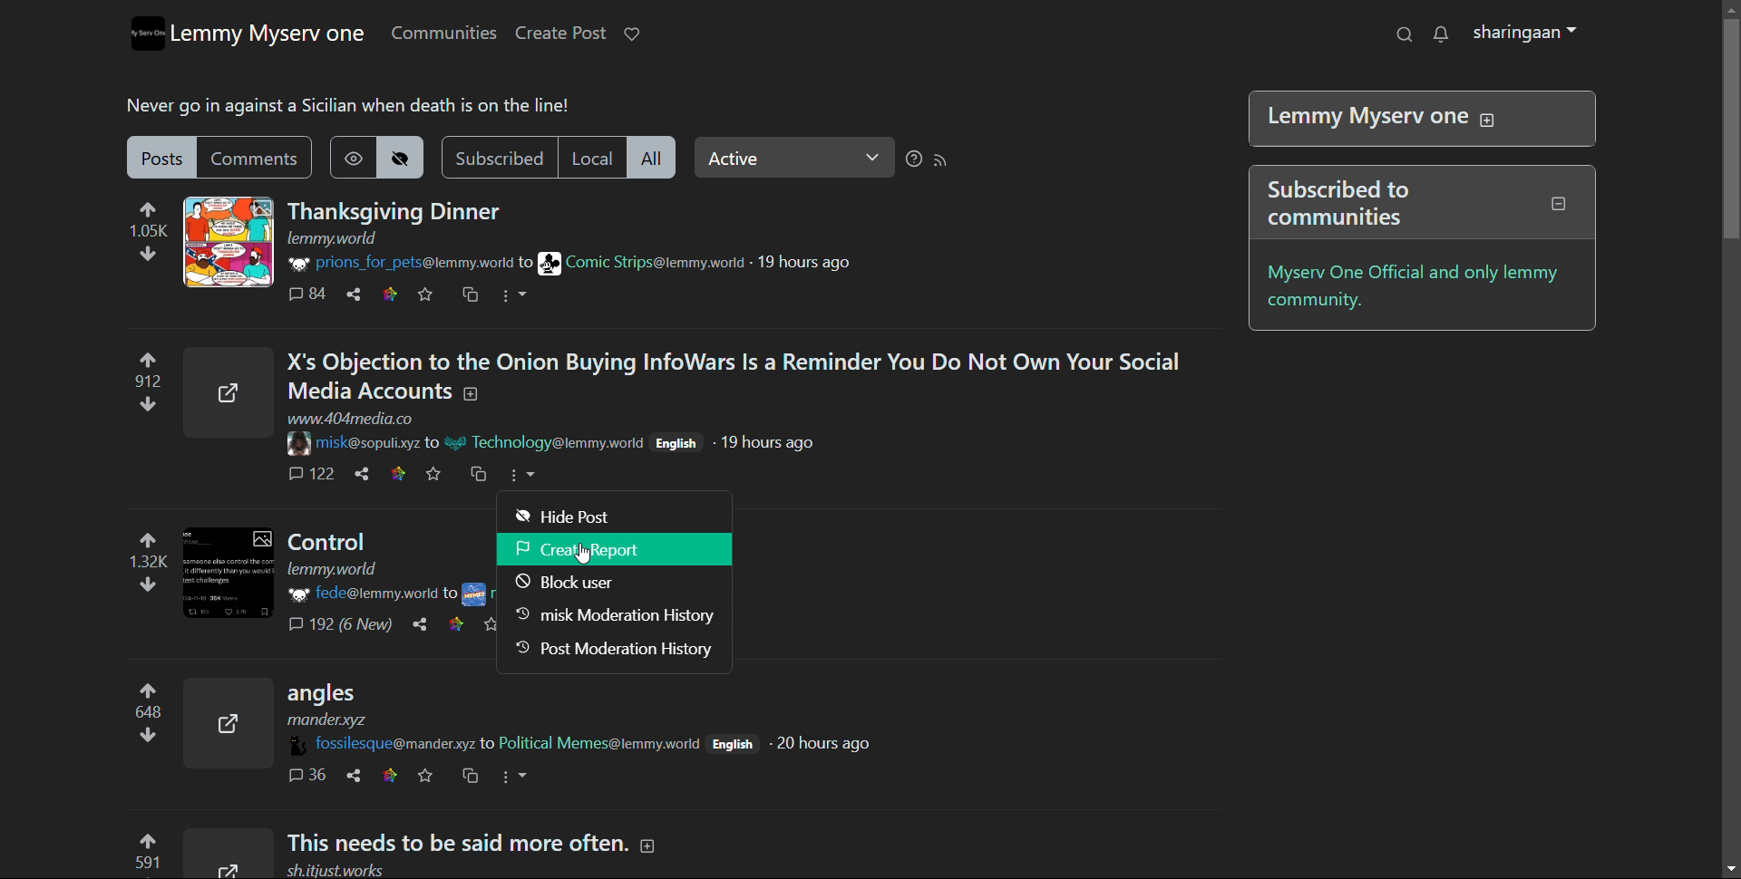 The image size is (1741, 879). Describe the element at coordinates (558, 445) in the screenshot. I see `Community` at that location.